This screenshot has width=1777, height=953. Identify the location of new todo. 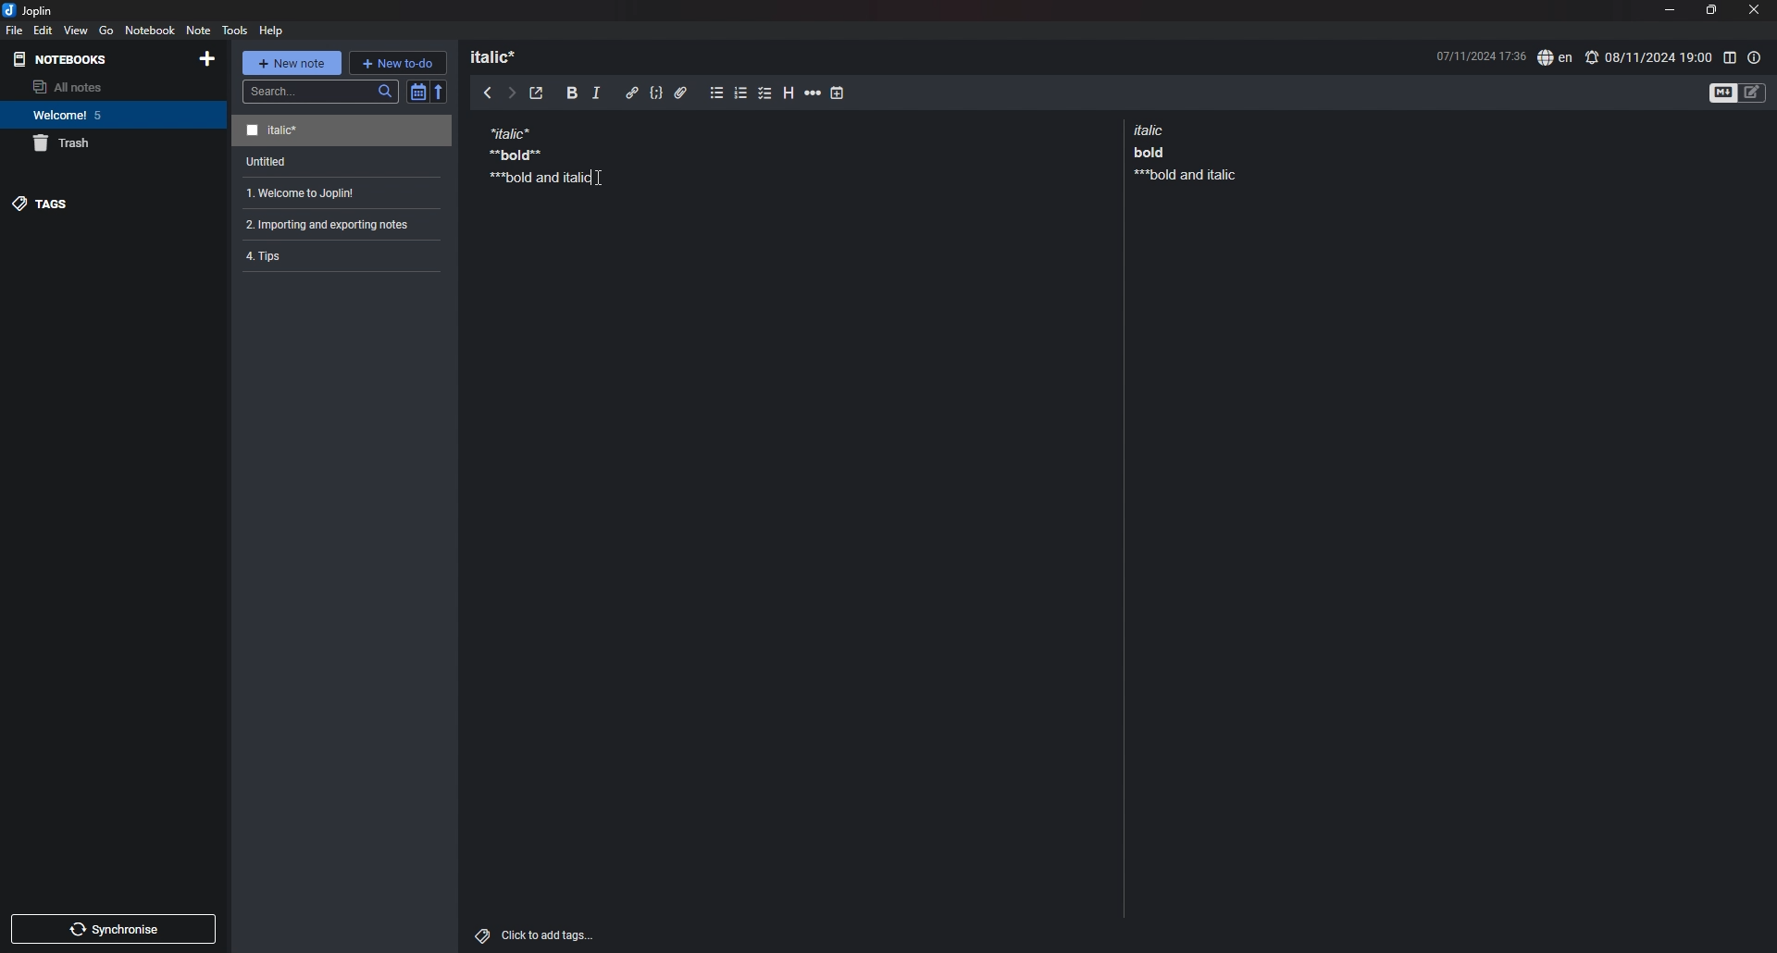
(397, 62).